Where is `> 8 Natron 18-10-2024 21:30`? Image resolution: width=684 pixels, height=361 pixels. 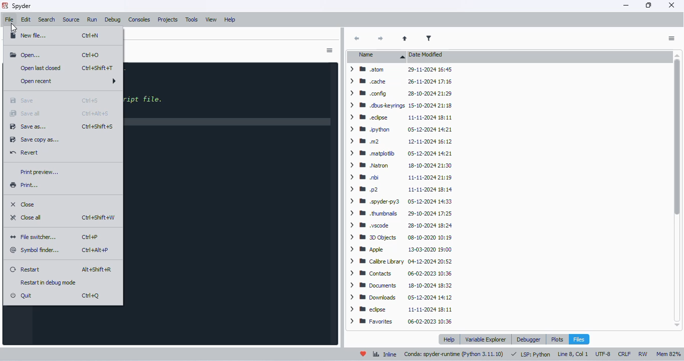 > 8 Natron 18-10-2024 21:30 is located at coordinates (400, 166).